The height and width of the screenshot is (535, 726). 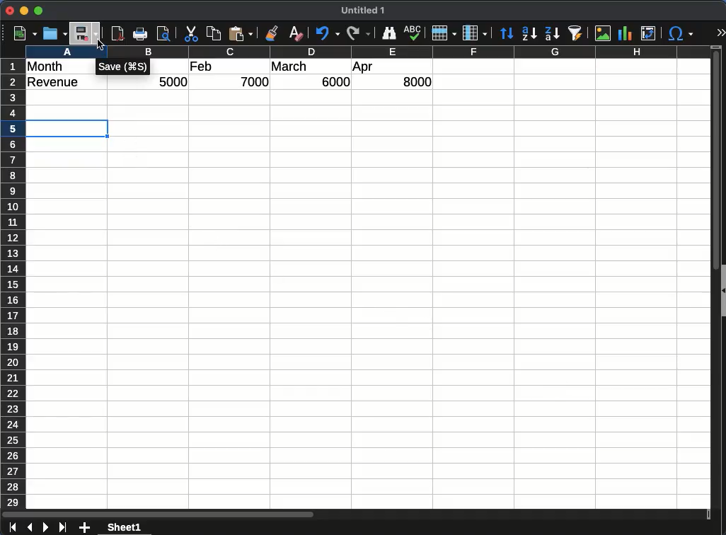 What do you see at coordinates (54, 34) in the screenshot?
I see `open` at bounding box center [54, 34].